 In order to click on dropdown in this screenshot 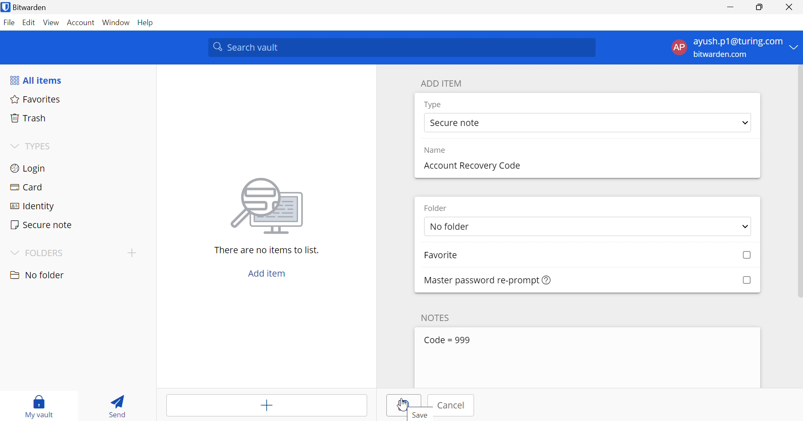, I will do `click(742, 226)`.